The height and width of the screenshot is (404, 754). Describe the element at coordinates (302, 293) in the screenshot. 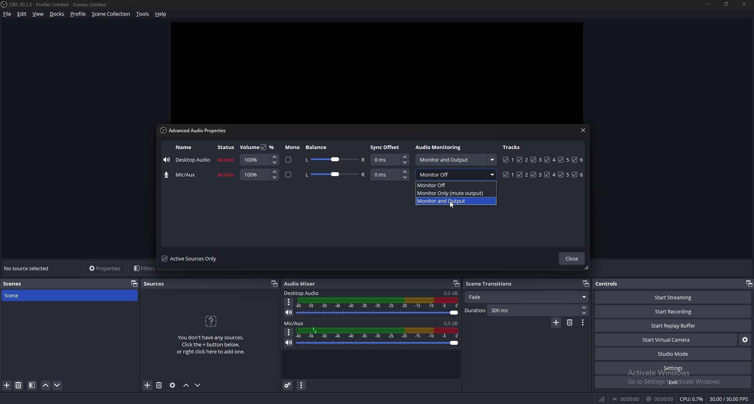

I see `desktop audio` at that location.